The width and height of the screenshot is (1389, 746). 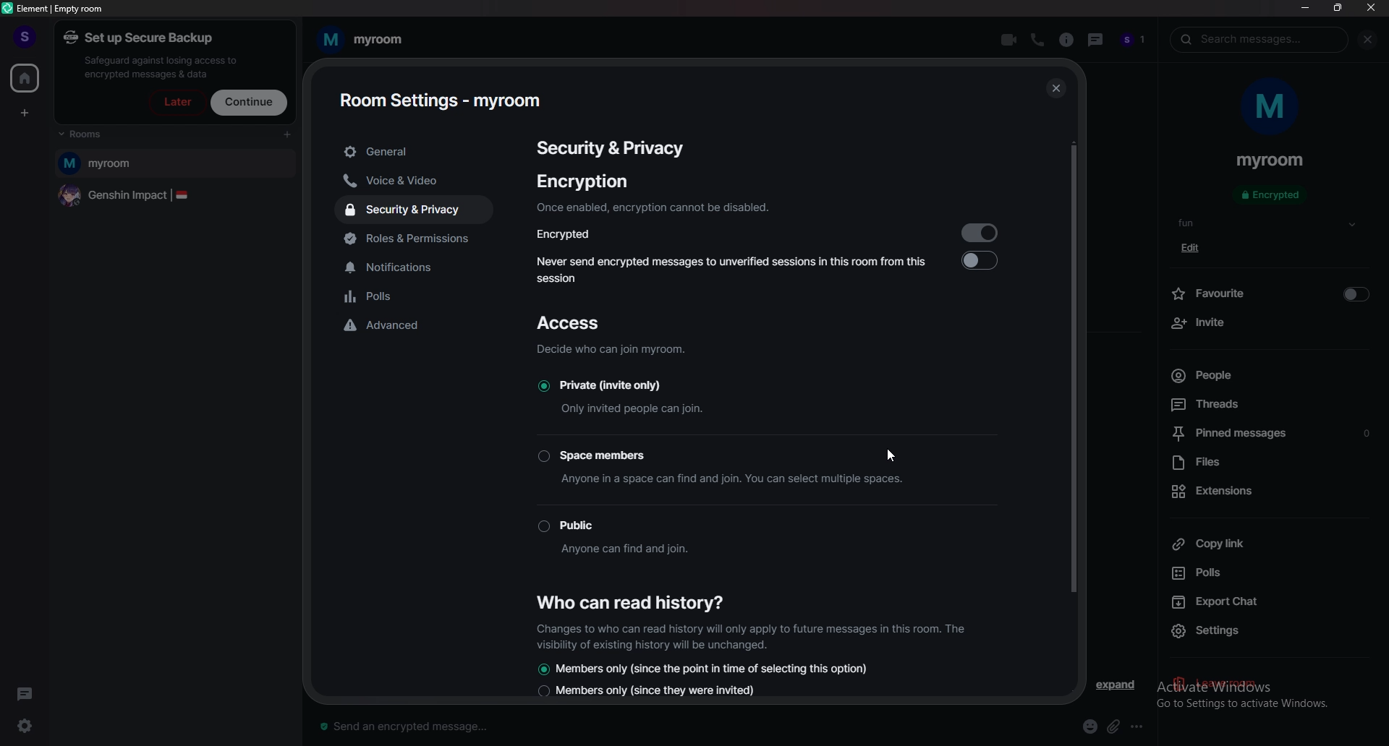 What do you see at coordinates (173, 197) in the screenshot?
I see `genshin impact |` at bounding box center [173, 197].